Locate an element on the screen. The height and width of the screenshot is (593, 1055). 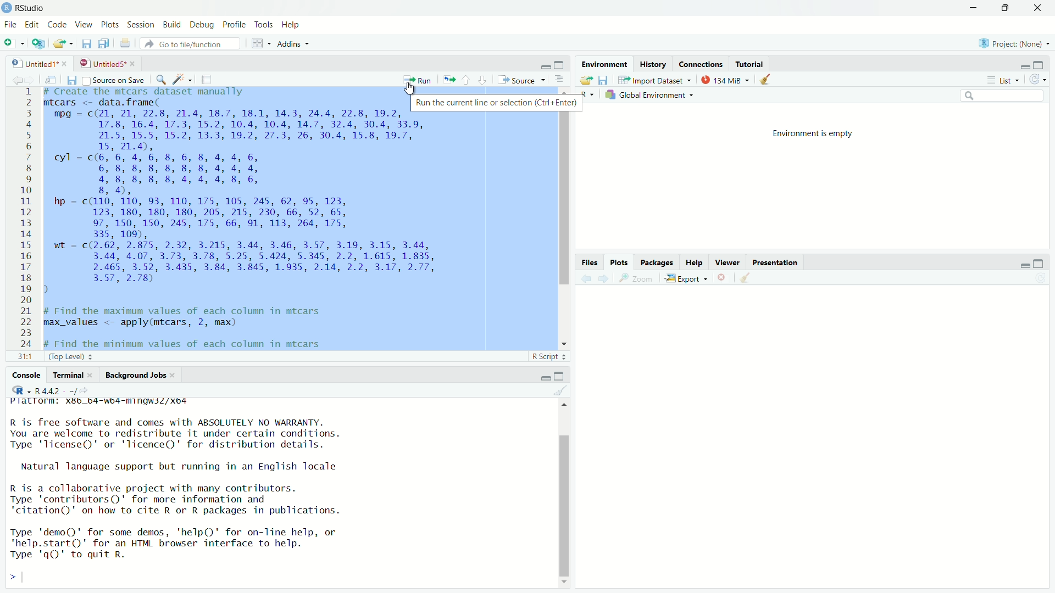
search is located at coordinates (1004, 96).